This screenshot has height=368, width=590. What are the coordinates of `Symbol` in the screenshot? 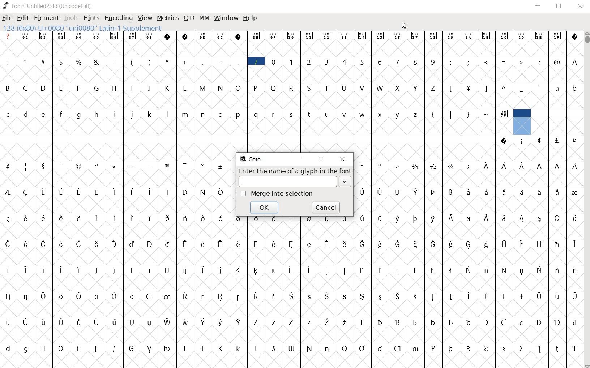 It's located at (468, 270).